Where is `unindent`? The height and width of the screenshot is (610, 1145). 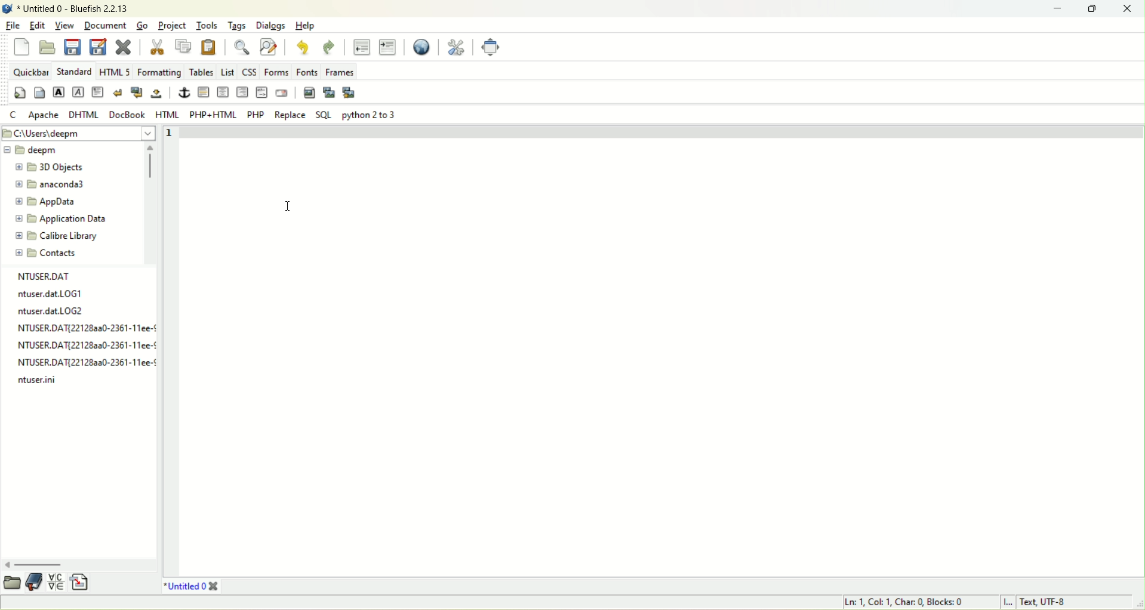 unindent is located at coordinates (361, 47).